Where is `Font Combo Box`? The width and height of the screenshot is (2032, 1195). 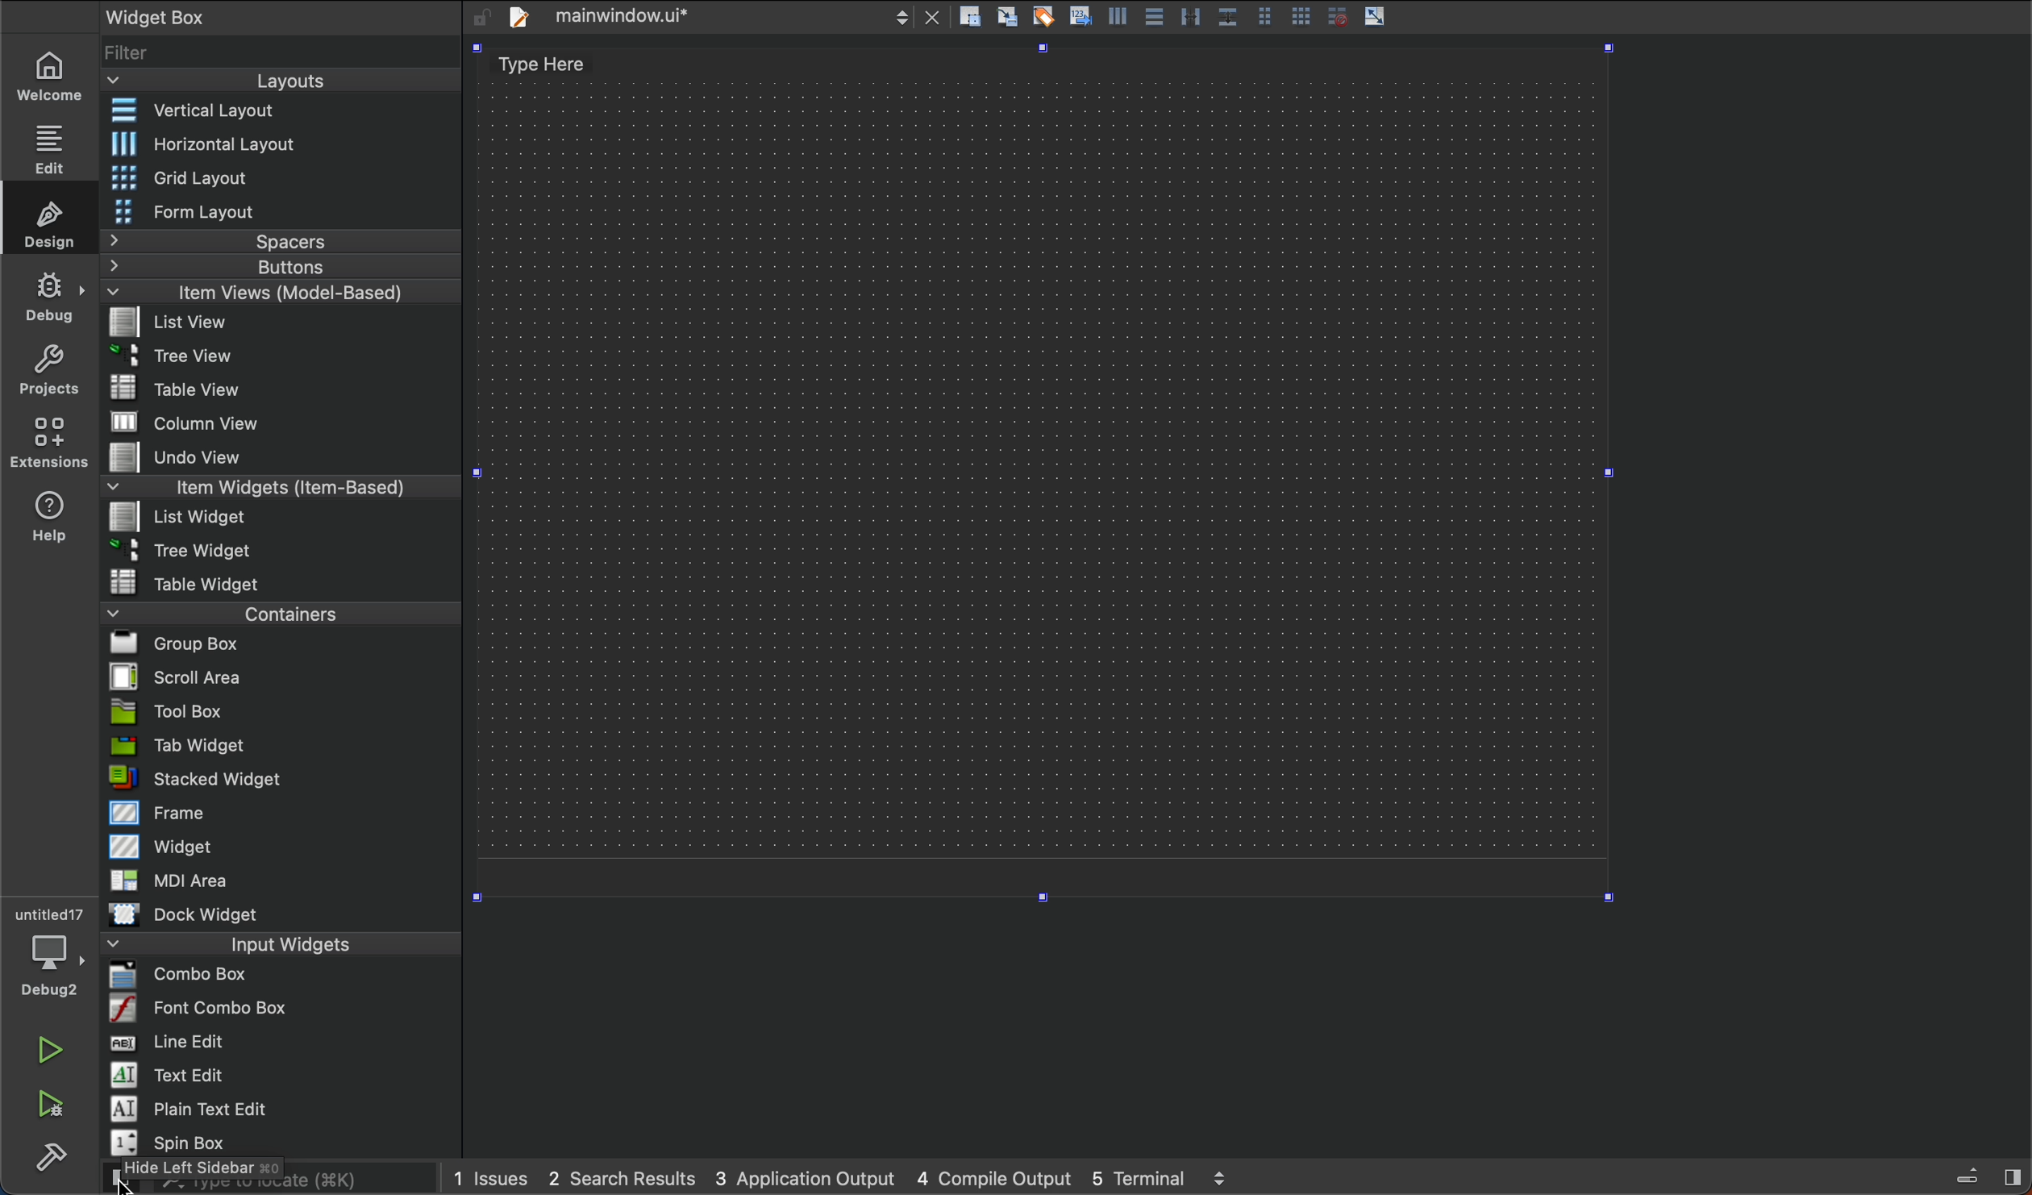 Font Combo Box is located at coordinates (195, 1010).